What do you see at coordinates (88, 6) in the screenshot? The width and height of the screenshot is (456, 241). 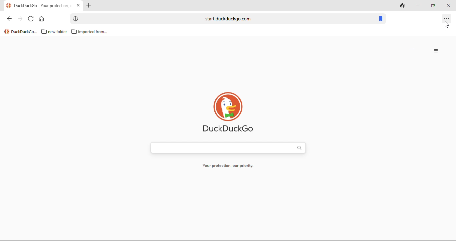 I see `add new tab` at bounding box center [88, 6].